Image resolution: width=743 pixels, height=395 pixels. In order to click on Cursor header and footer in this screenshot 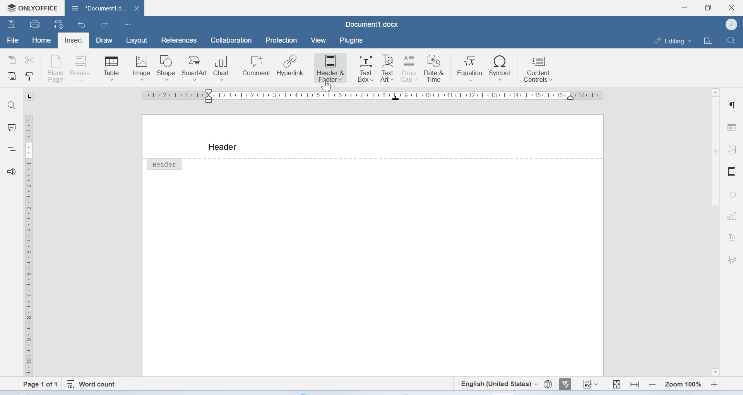, I will do `click(333, 87)`.